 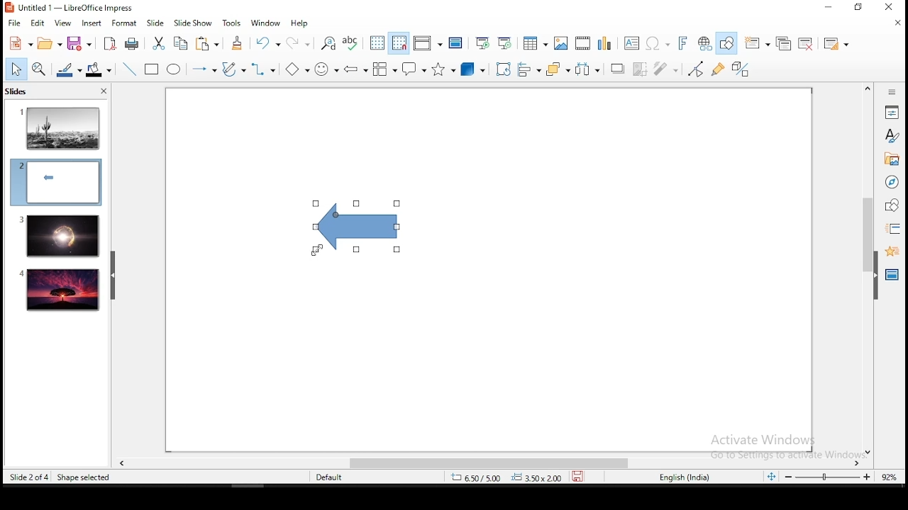 What do you see at coordinates (98, 71) in the screenshot?
I see `shape fill` at bounding box center [98, 71].